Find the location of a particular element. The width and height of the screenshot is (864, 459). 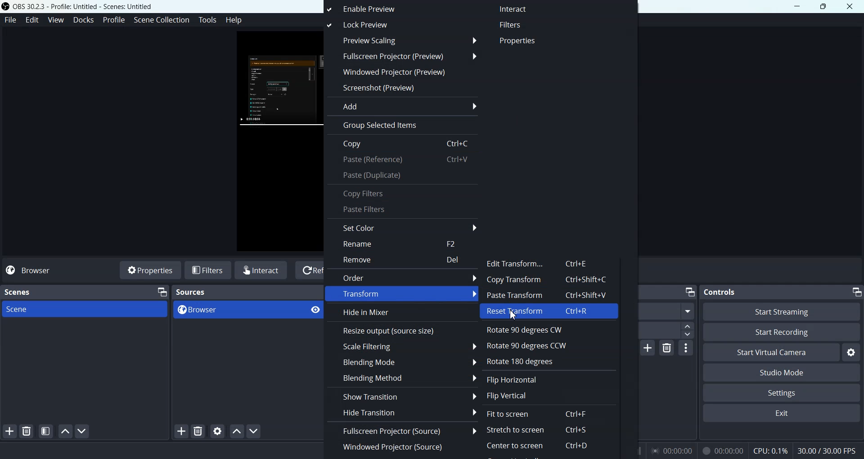

Copy Filters is located at coordinates (403, 193).